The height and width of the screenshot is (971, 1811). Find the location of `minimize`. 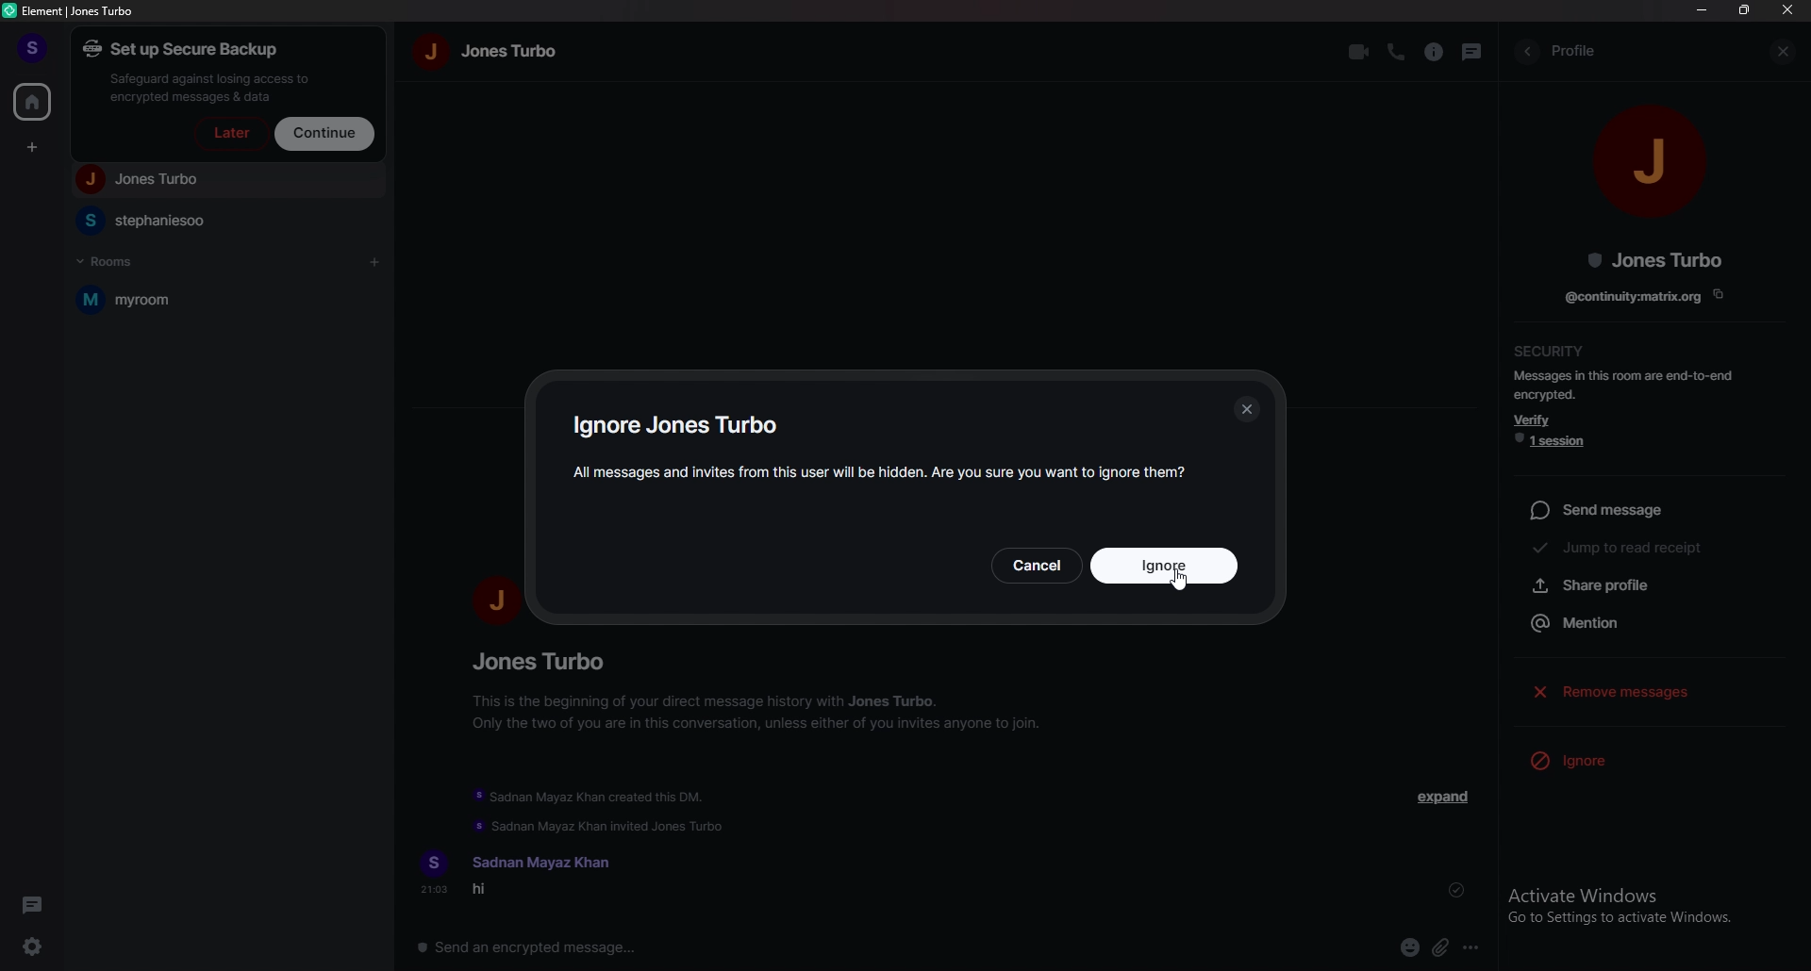

minimize is located at coordinates (1703, 9).